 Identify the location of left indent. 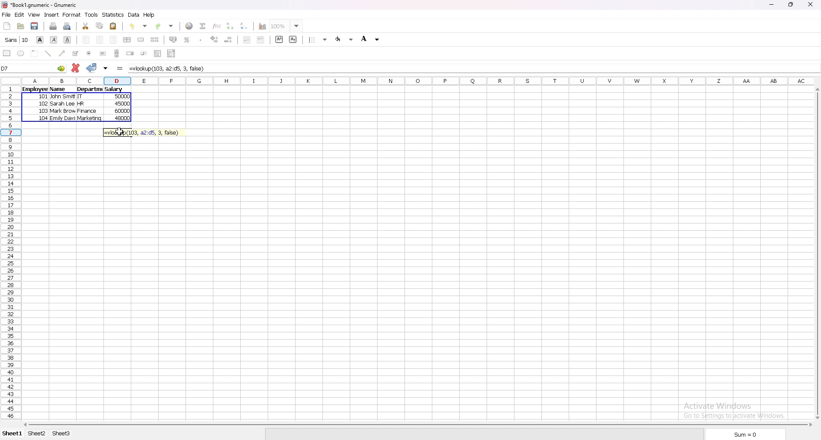
(87, 40).